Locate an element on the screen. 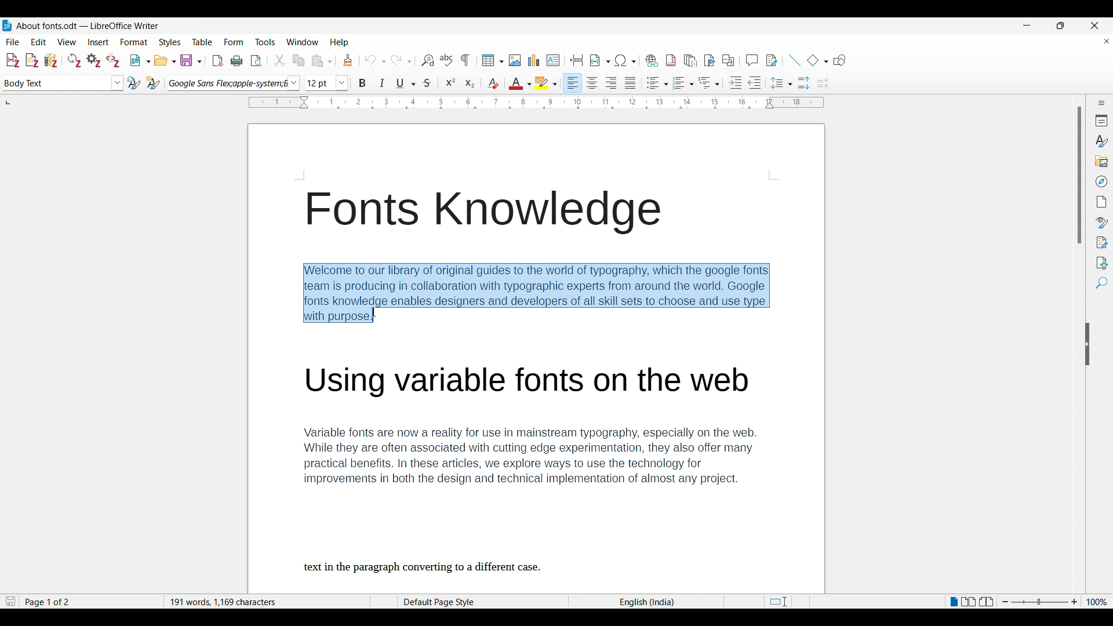  Toggle ordered list is located at coordinates (683, 83).